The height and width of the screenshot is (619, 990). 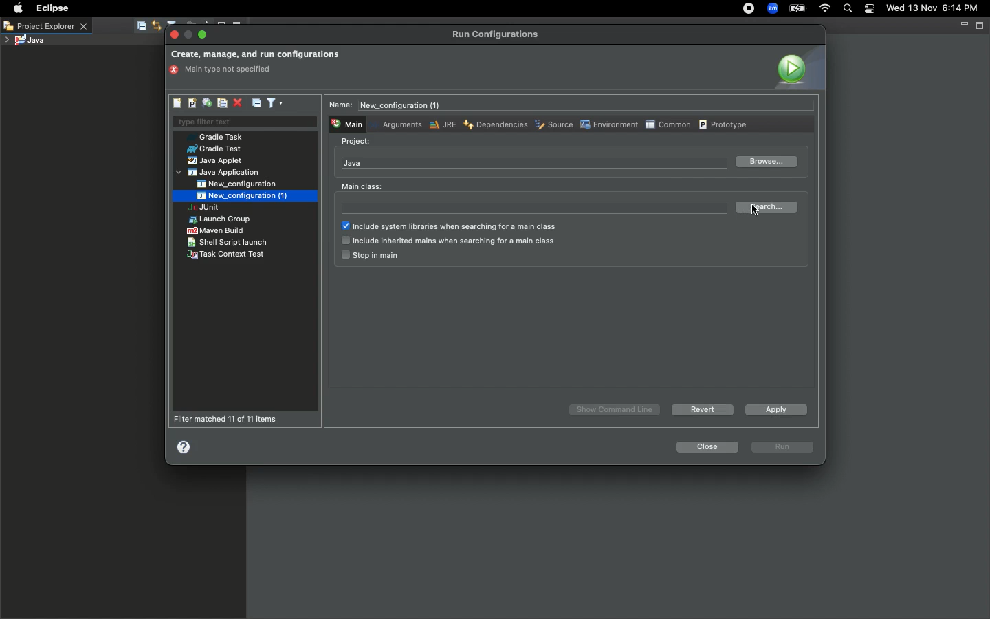 What do you see at coordinates (369, 256) in the screenshot?
I see `stop in main` at bounding box center [369, 256].